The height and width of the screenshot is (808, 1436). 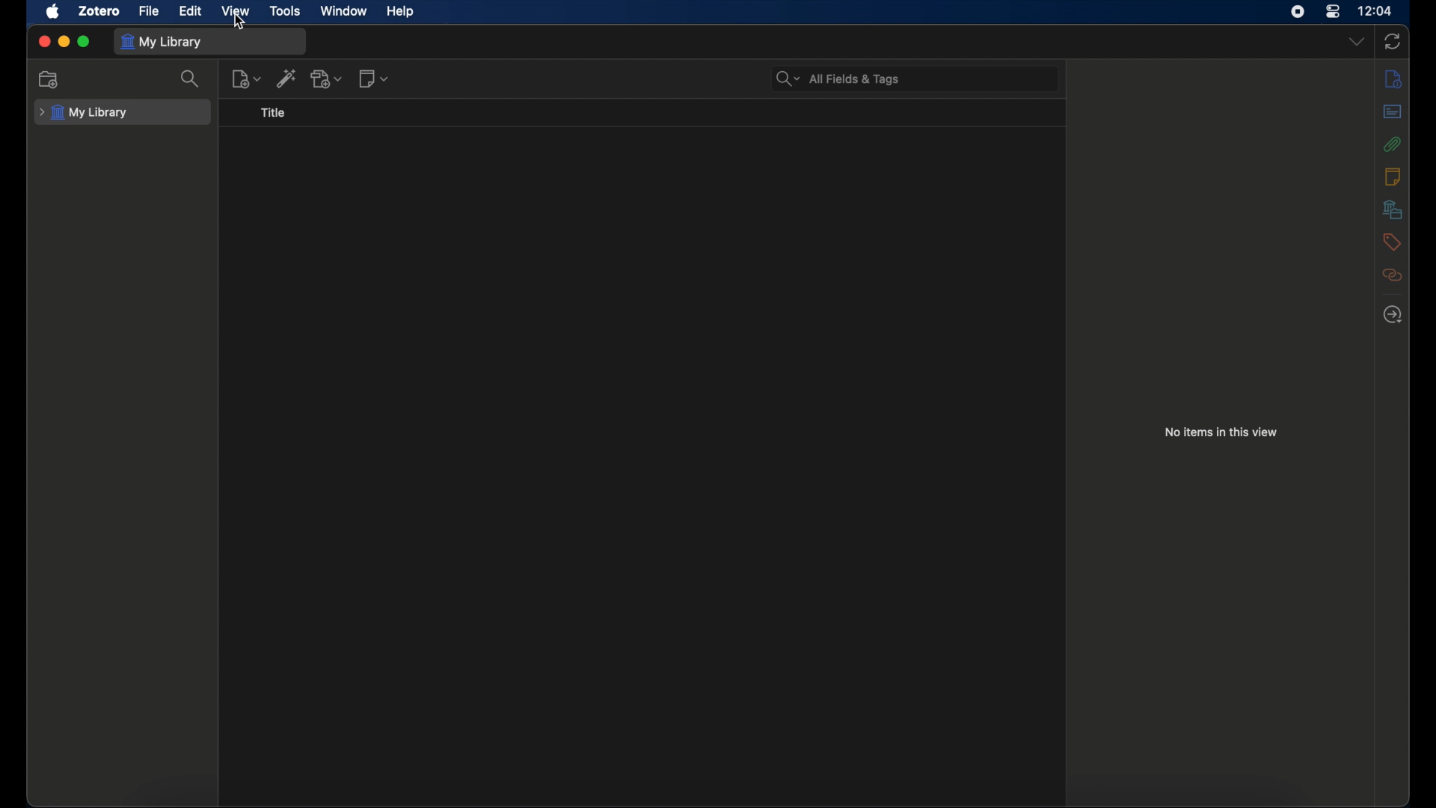 What do you see at coordinates (286, 78) in the screenshot?
I see `add item by identifier` at bounding box center [286, 78].